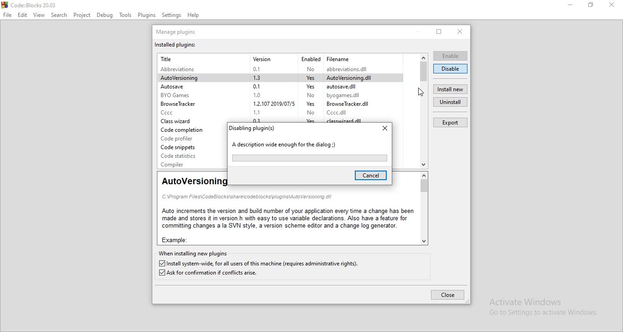  What do you see at coordinates (260, 120) in the screenshot?
I see `0.3` at bounding box center [260, 120].